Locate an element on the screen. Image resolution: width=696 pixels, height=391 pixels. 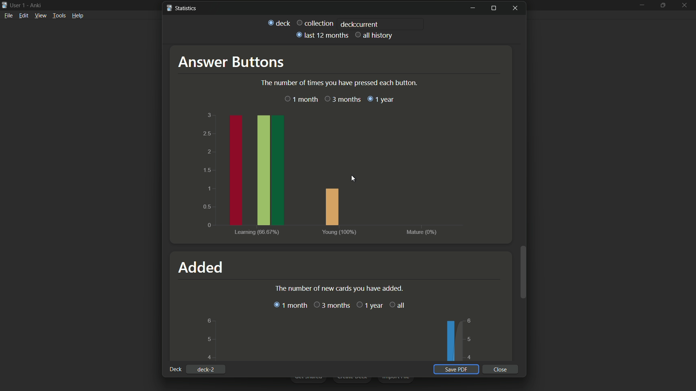
View is located at coordinates (41, 17).